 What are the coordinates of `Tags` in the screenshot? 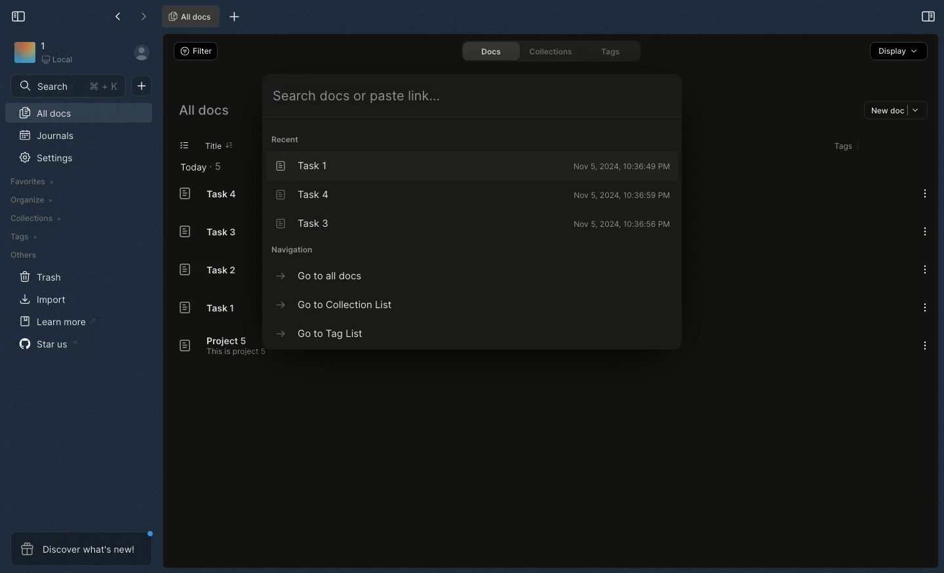 It's located at (841, 145).